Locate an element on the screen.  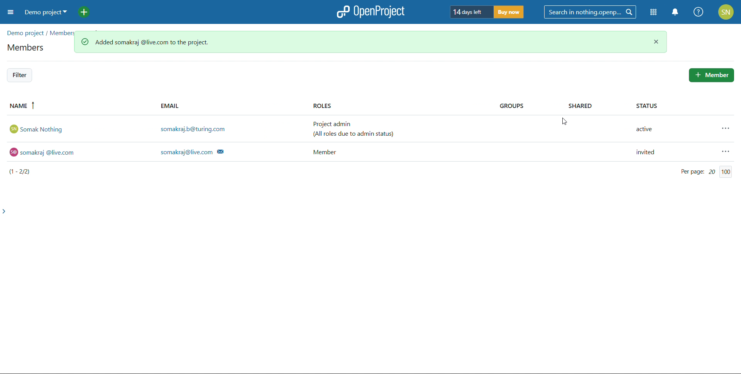
help is located at coordinates (699, 12).